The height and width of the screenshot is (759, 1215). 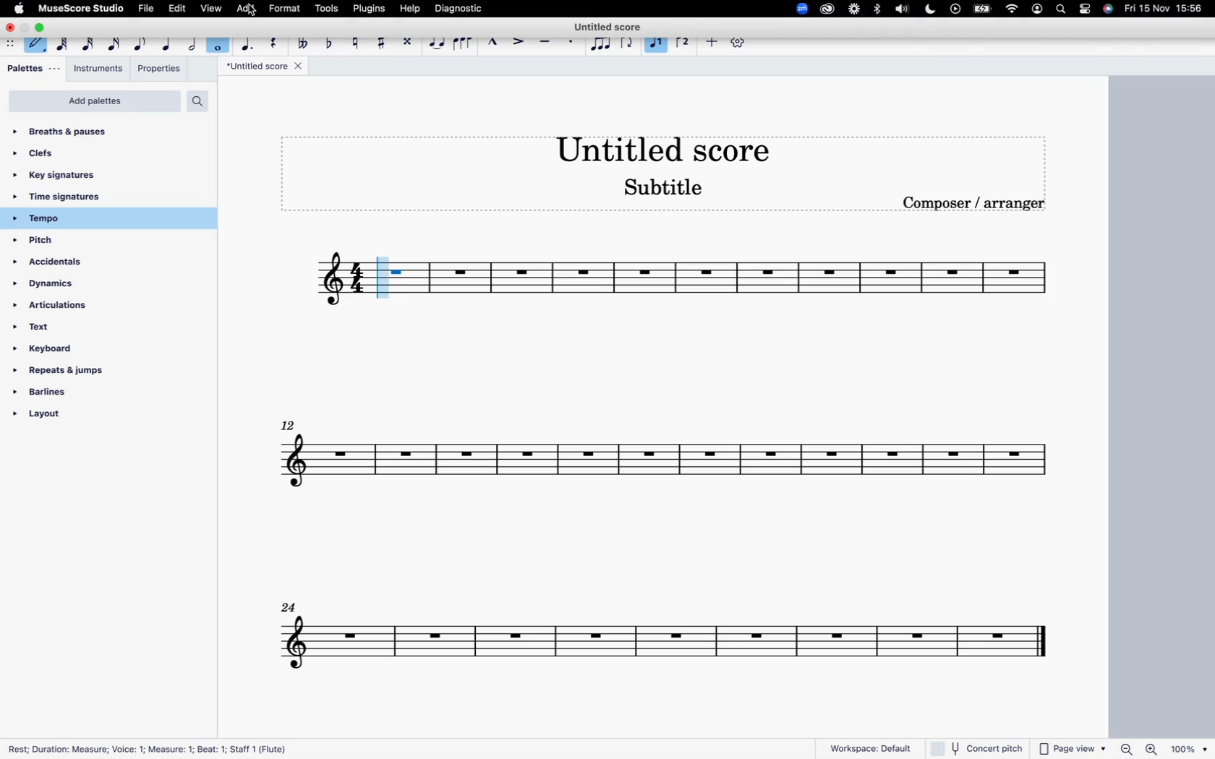 I want to click on edit, so click(x=177, y=8).